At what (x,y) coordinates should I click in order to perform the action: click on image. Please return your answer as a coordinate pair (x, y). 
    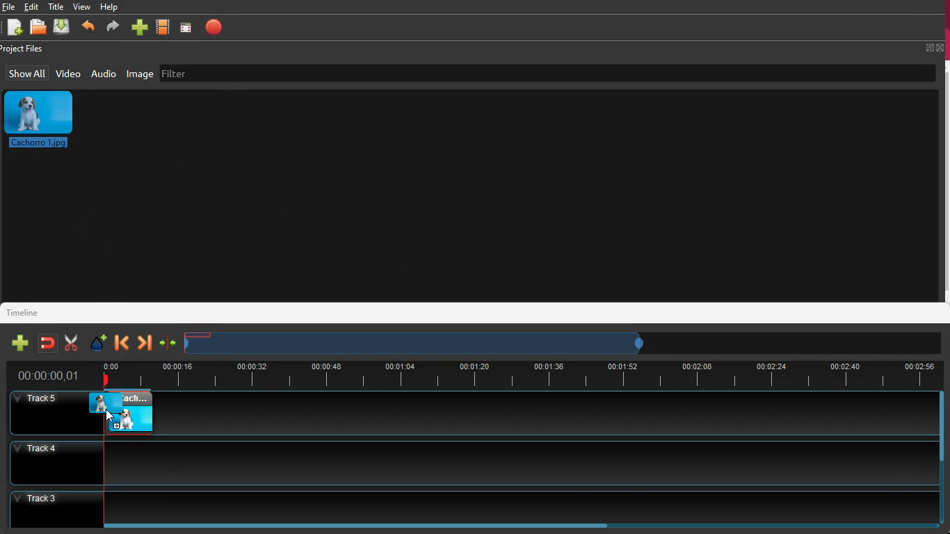
    Looking at the image, I should click on (140, 75).